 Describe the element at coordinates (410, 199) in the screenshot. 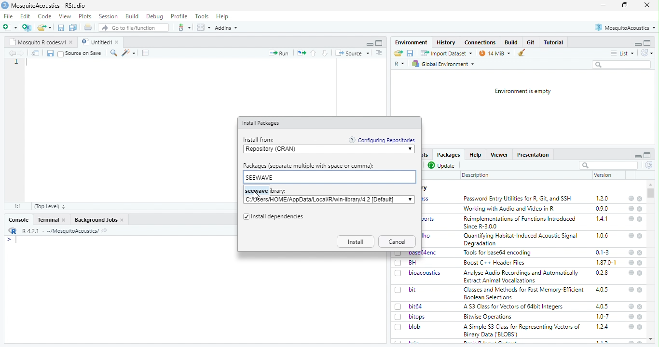

I see `Drop-down ` at that location.